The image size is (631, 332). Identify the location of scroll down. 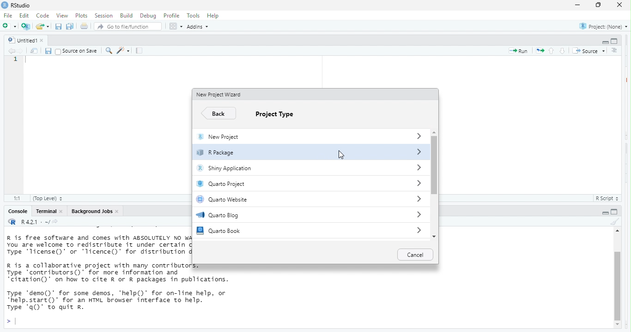
(618, 325).